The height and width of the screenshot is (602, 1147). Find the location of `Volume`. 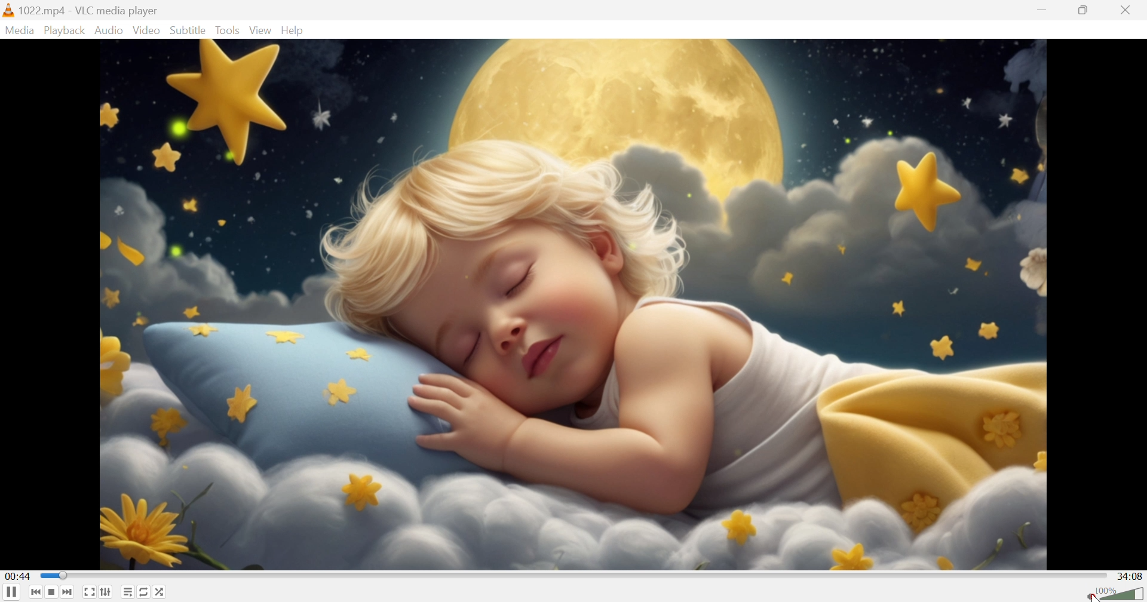

Volume is located at coordinates (1122, 594).